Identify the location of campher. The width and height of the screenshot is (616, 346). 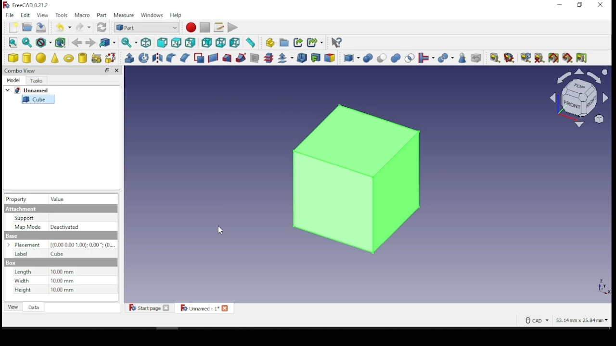
(184, 57).